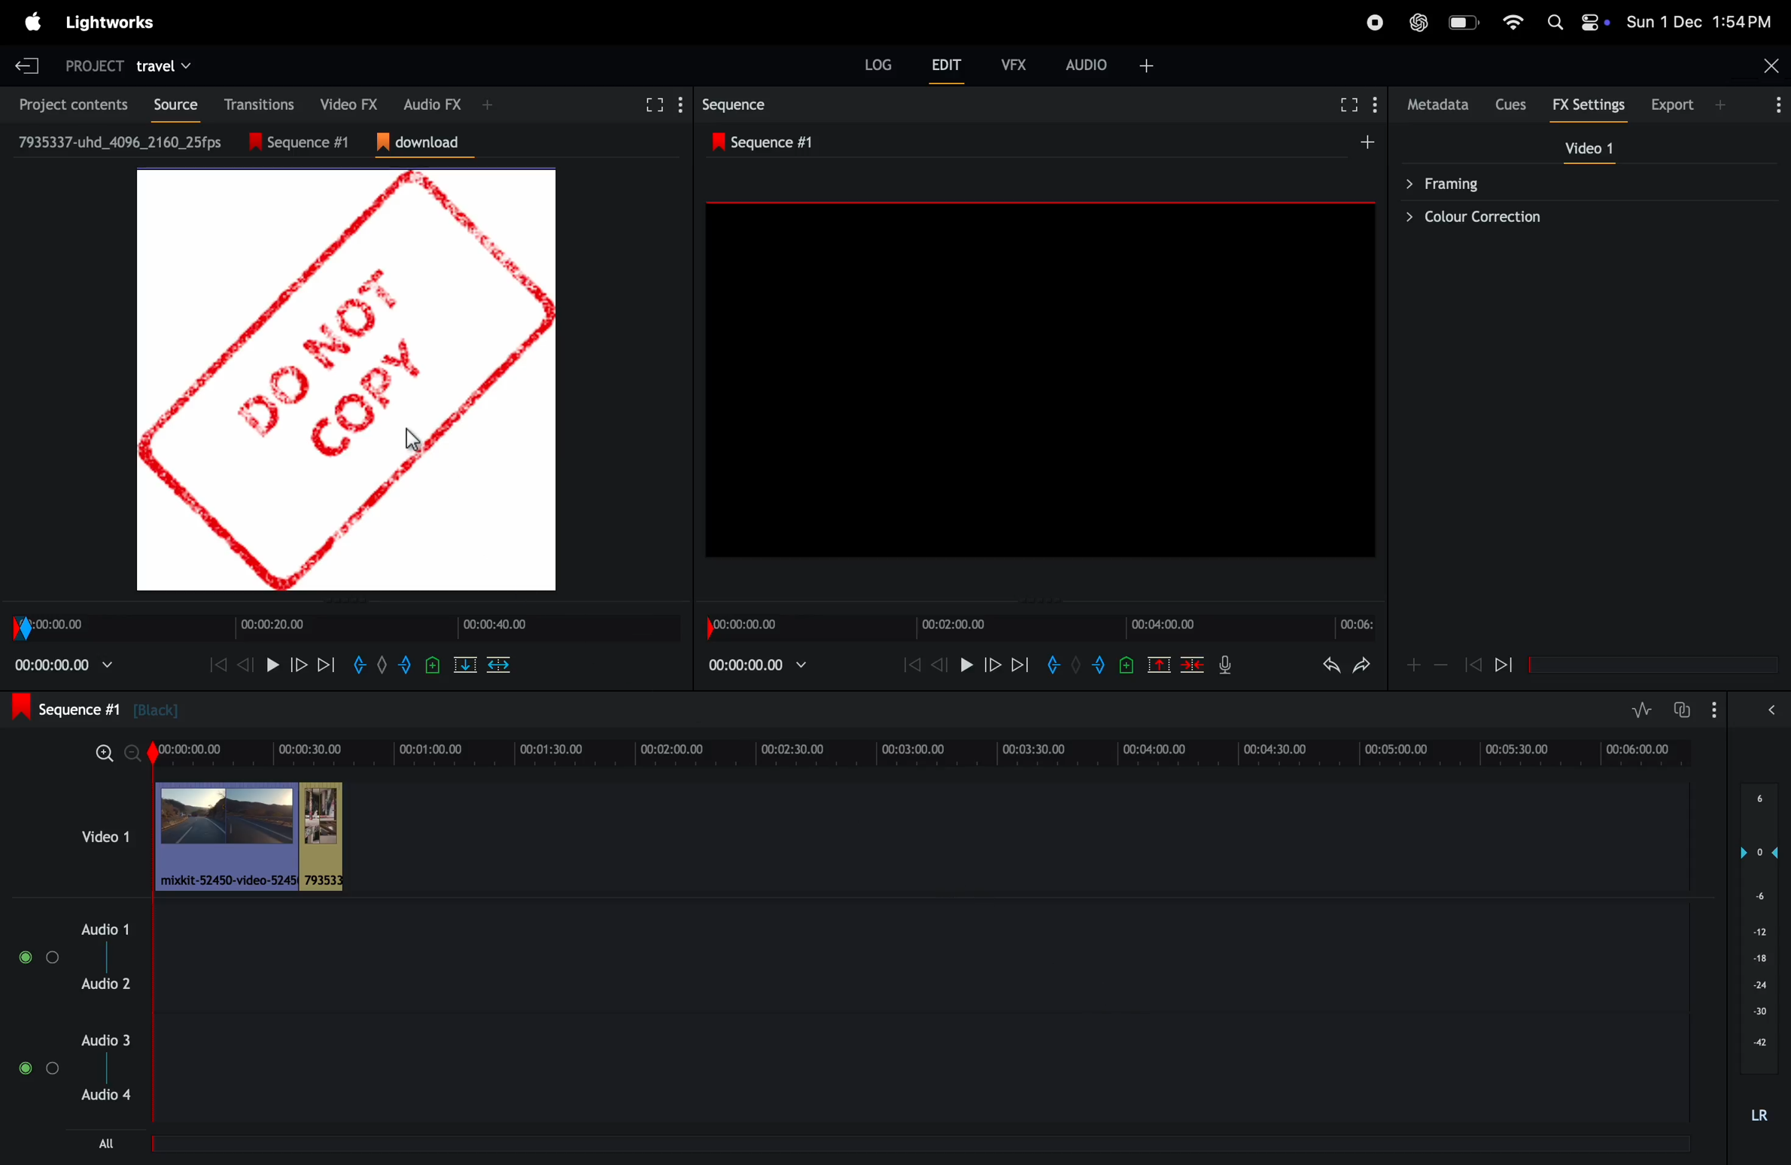  What do you see at coordinates (1714, 710) in the screenshot?
I see `options` at bounding box center [1714, 710].